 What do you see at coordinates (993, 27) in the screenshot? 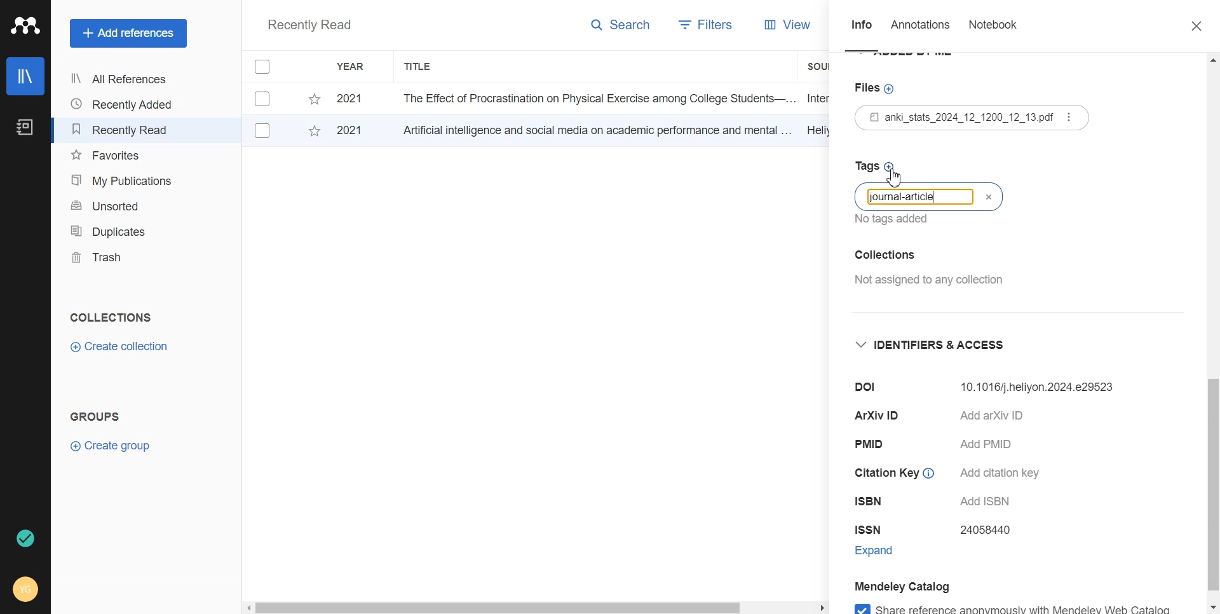
I see `Notebook` at bounding box center [993, 27].